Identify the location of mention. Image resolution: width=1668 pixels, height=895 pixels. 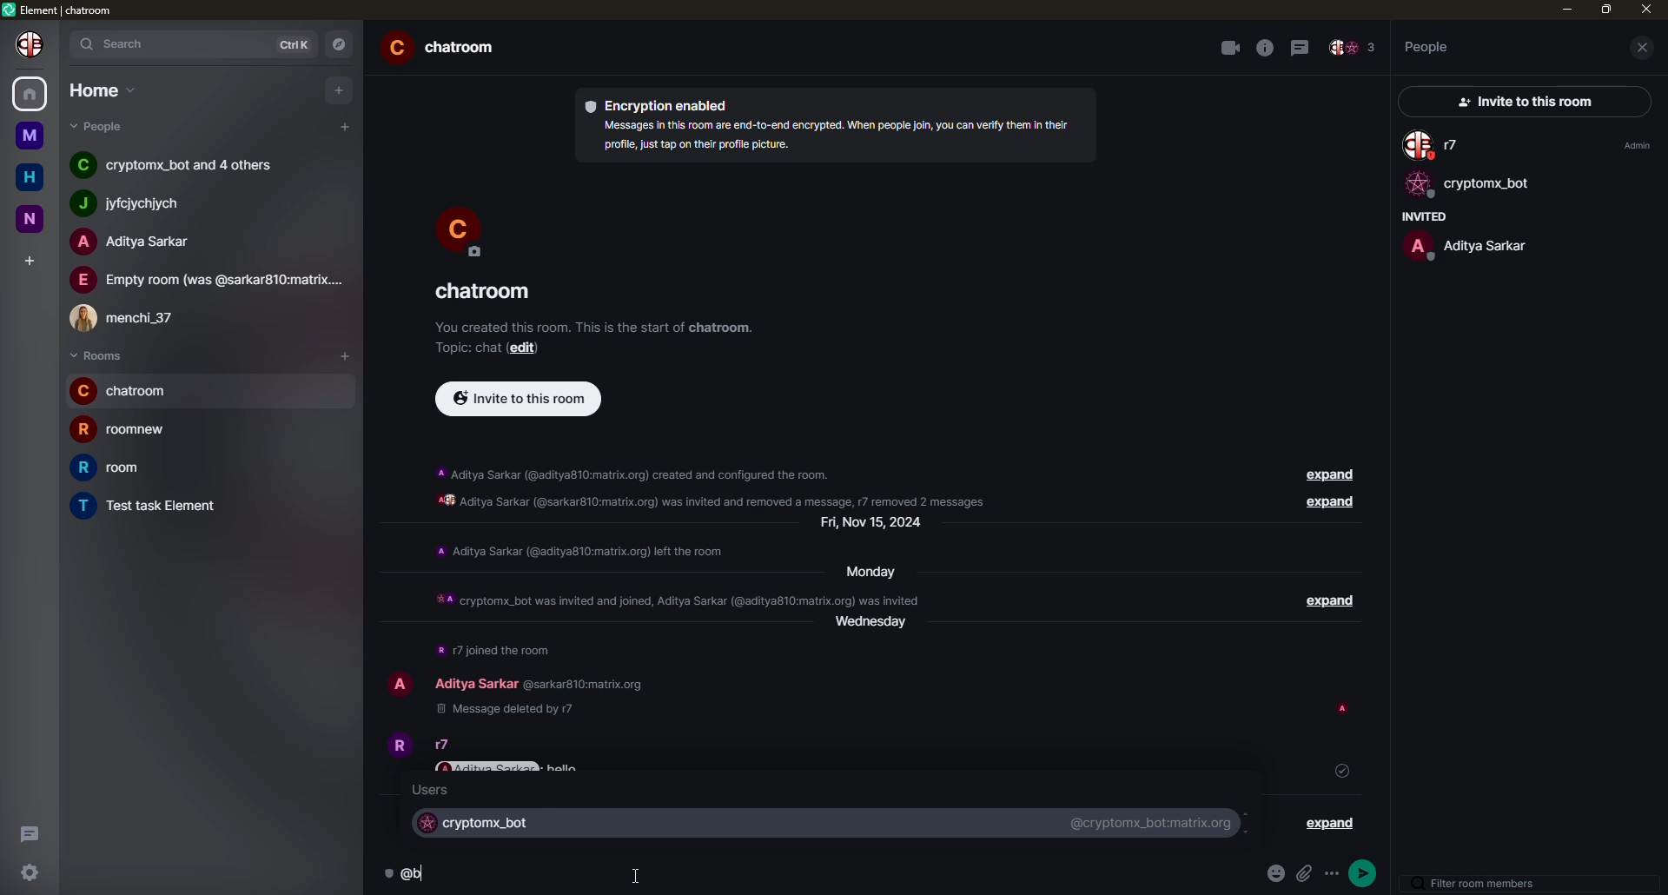
(488, 769).